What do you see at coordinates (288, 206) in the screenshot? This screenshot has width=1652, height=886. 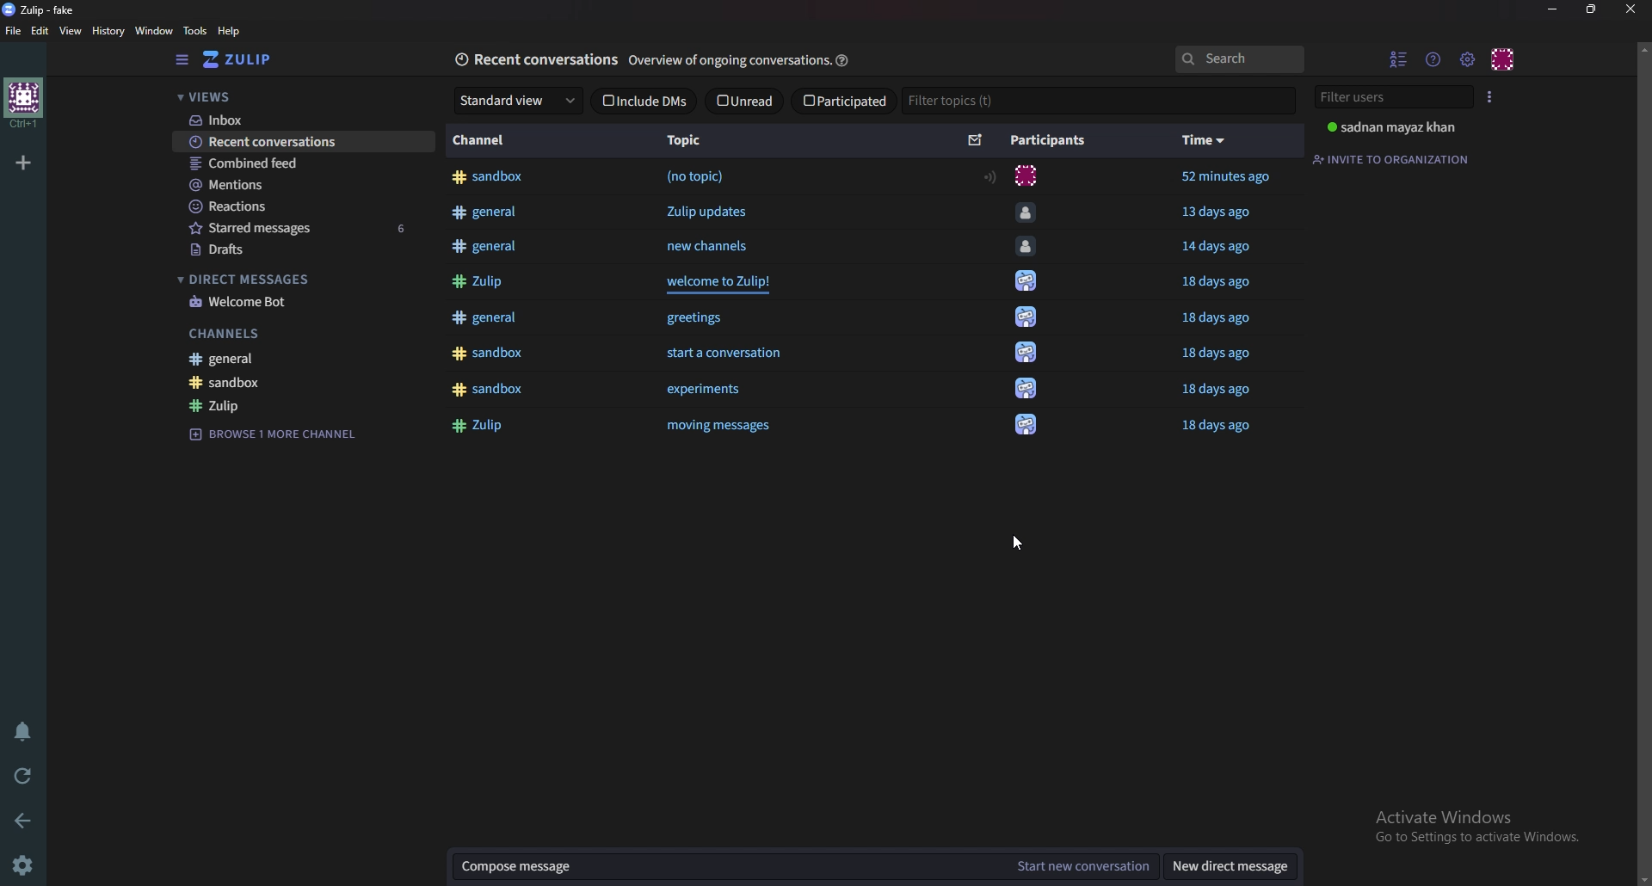 I see `reactions` at bounding box center [288, 206].